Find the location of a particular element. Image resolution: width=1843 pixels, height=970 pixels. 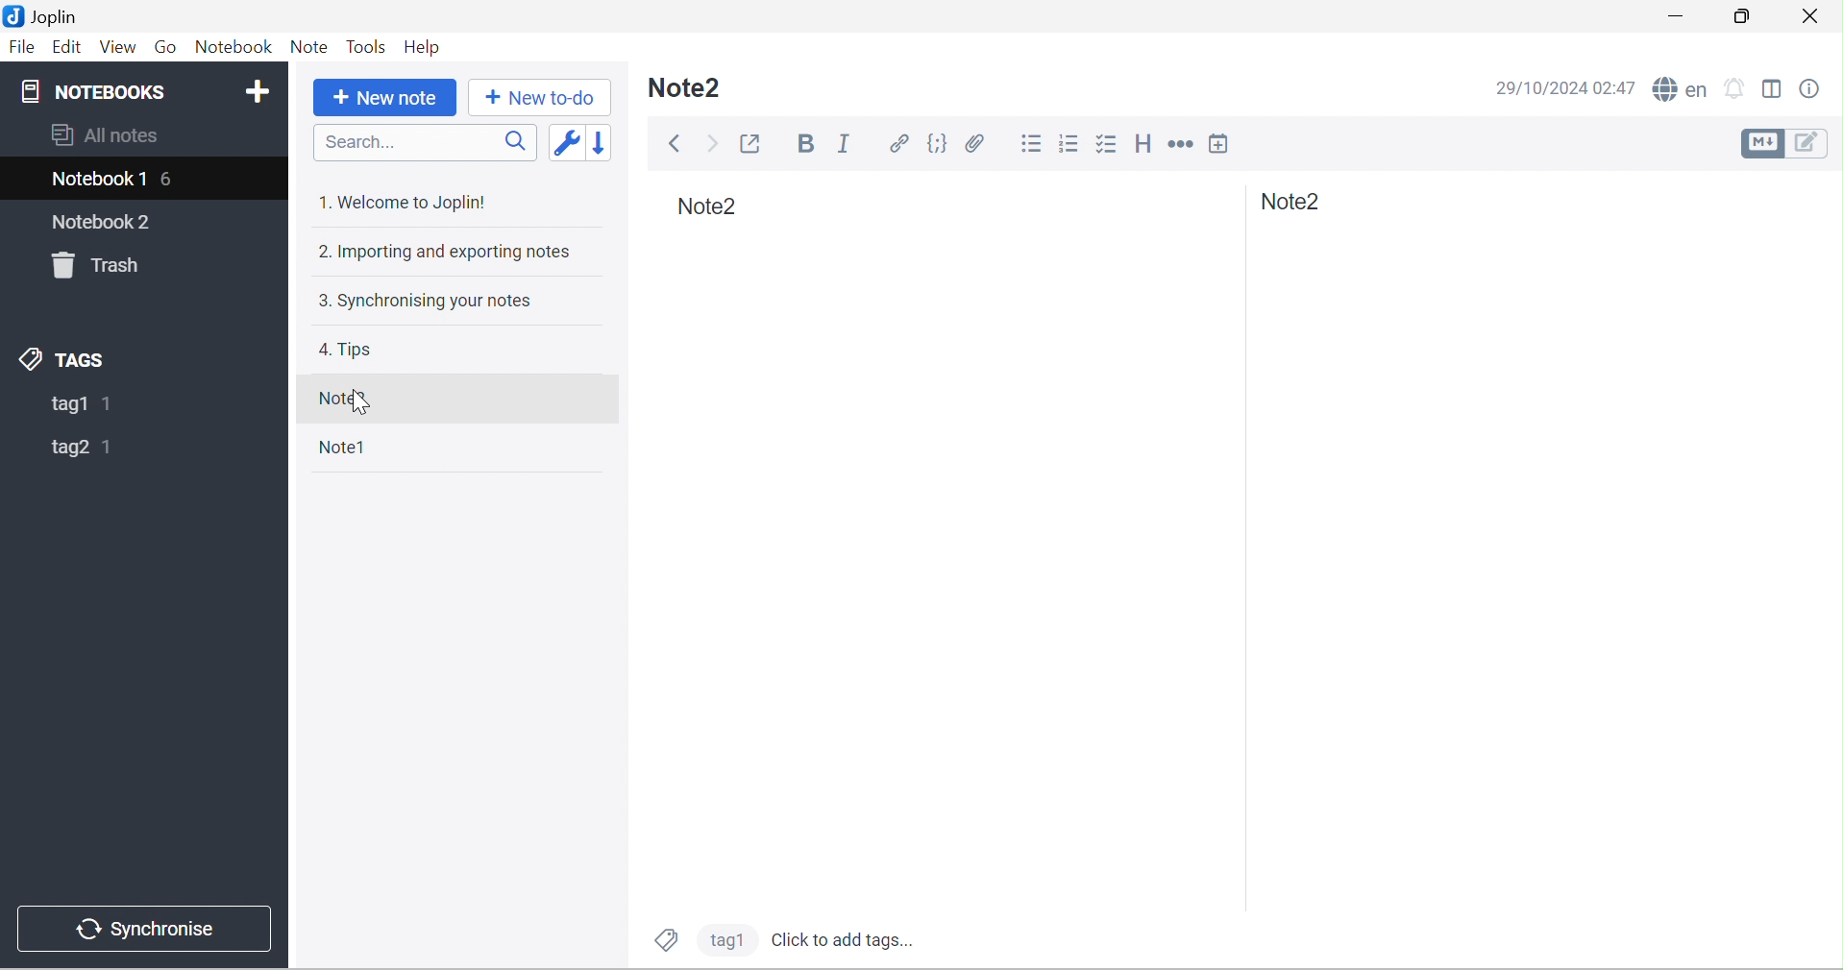

Numbered list is located at coordinates (1071, 146).